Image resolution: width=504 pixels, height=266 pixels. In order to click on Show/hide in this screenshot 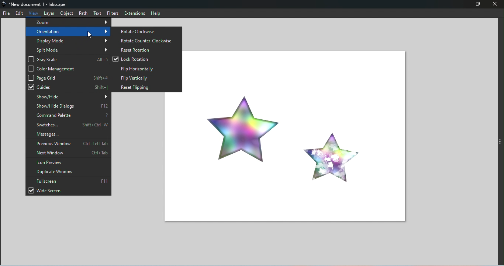, I will do `click(68, 98)`.